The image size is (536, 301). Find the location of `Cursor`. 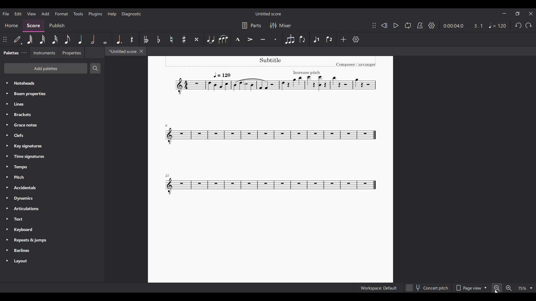

Cursor is located at coordinates (497, 291).